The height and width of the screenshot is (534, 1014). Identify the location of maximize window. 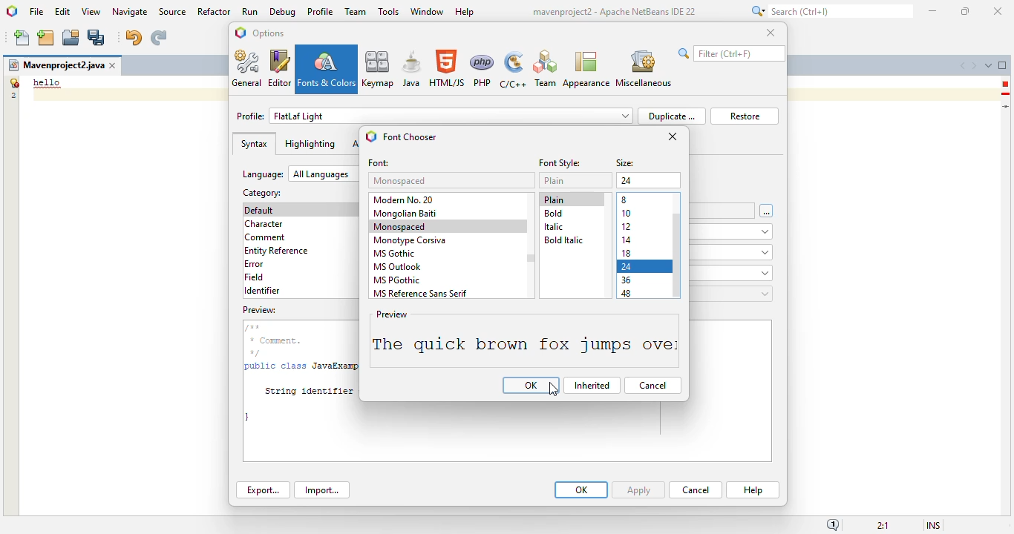
(1003, 65).